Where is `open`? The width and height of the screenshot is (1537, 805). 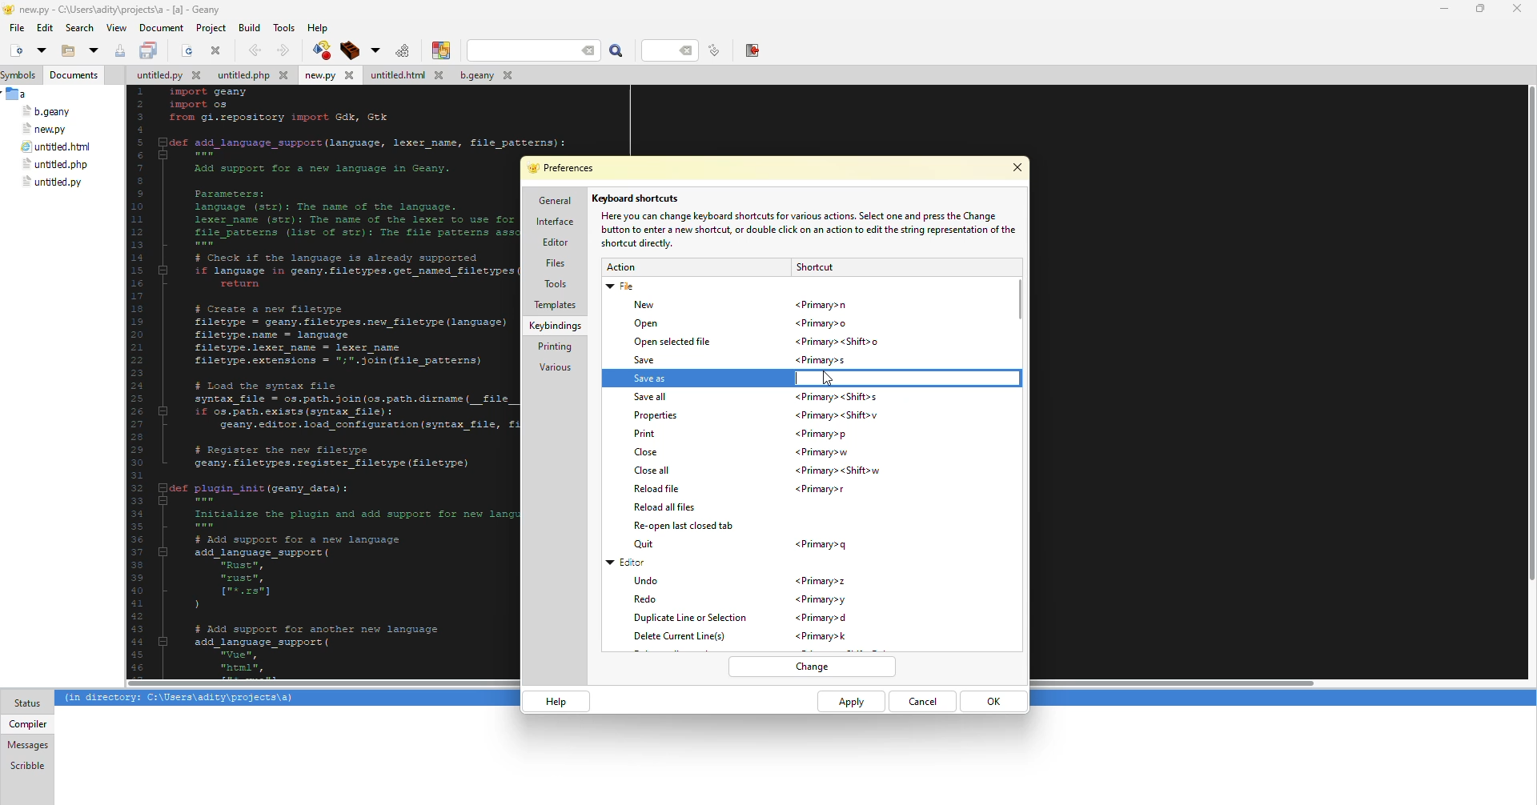
open is located at coordinates (93, 51).